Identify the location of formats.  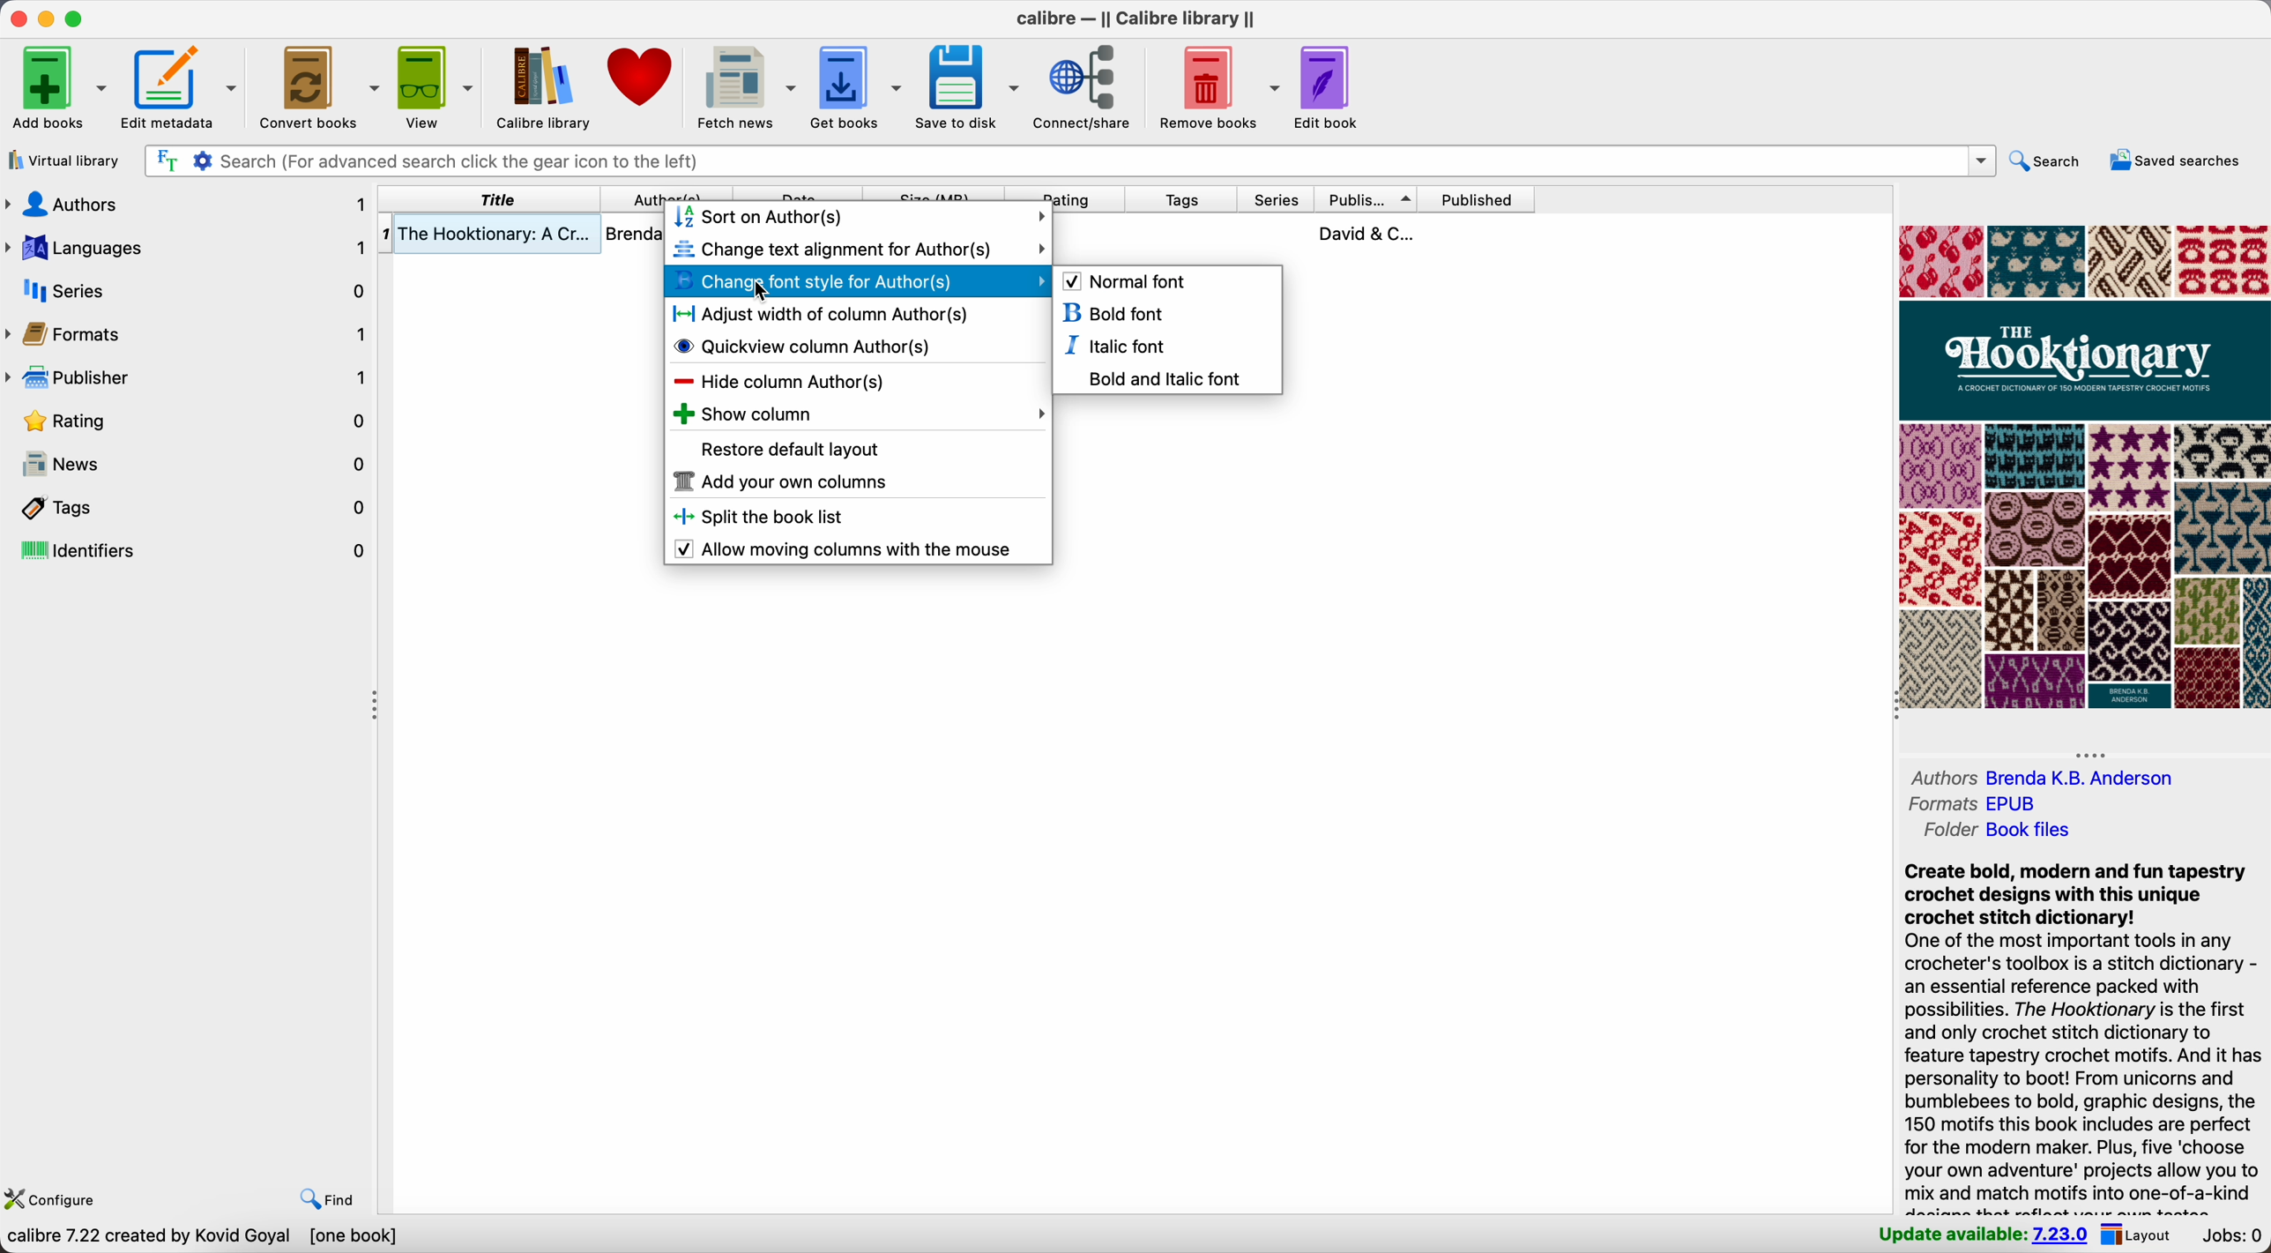
(1977, 802).